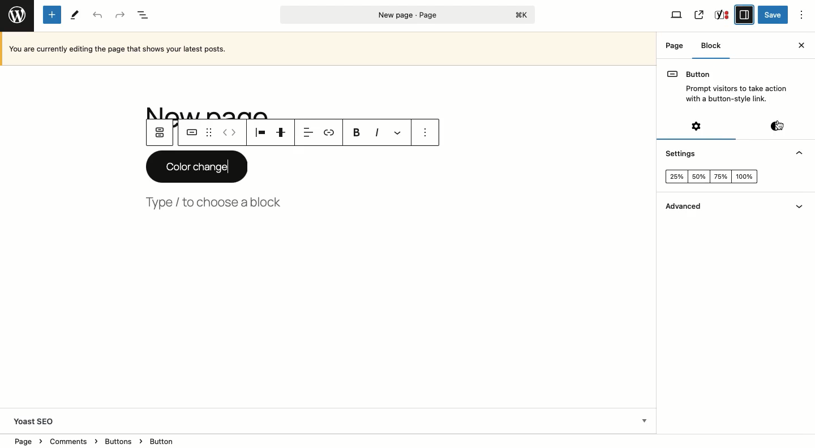 The height and width of the screenshot is (448, 815). What do you see at coordinates (305, 133) in the screenshot?
I see `Align` at bounding box center [305, 133].